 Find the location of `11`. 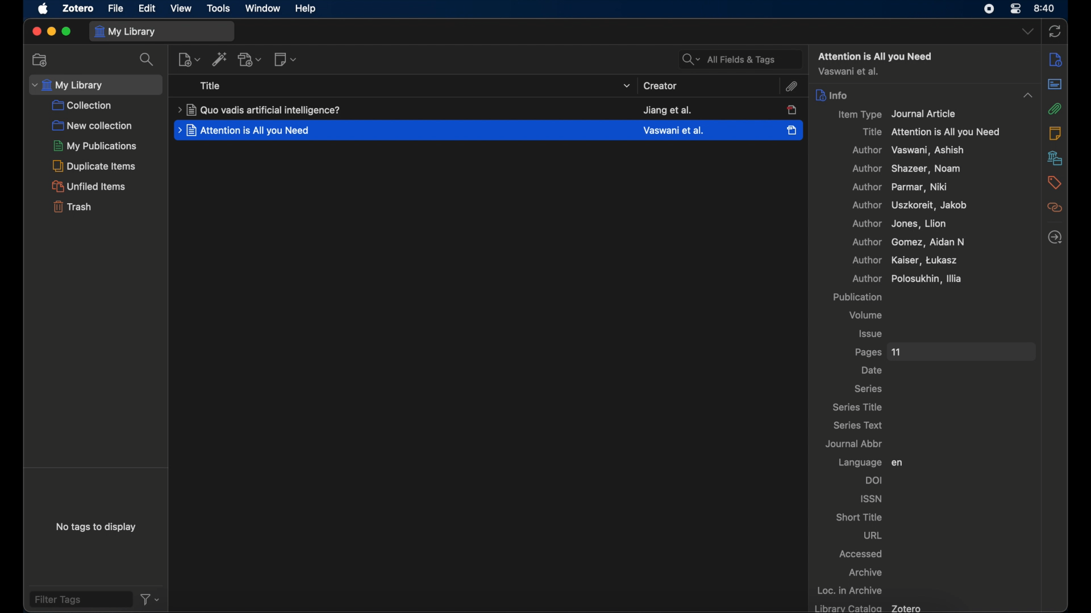

11 is located at coordinates (897, 352).